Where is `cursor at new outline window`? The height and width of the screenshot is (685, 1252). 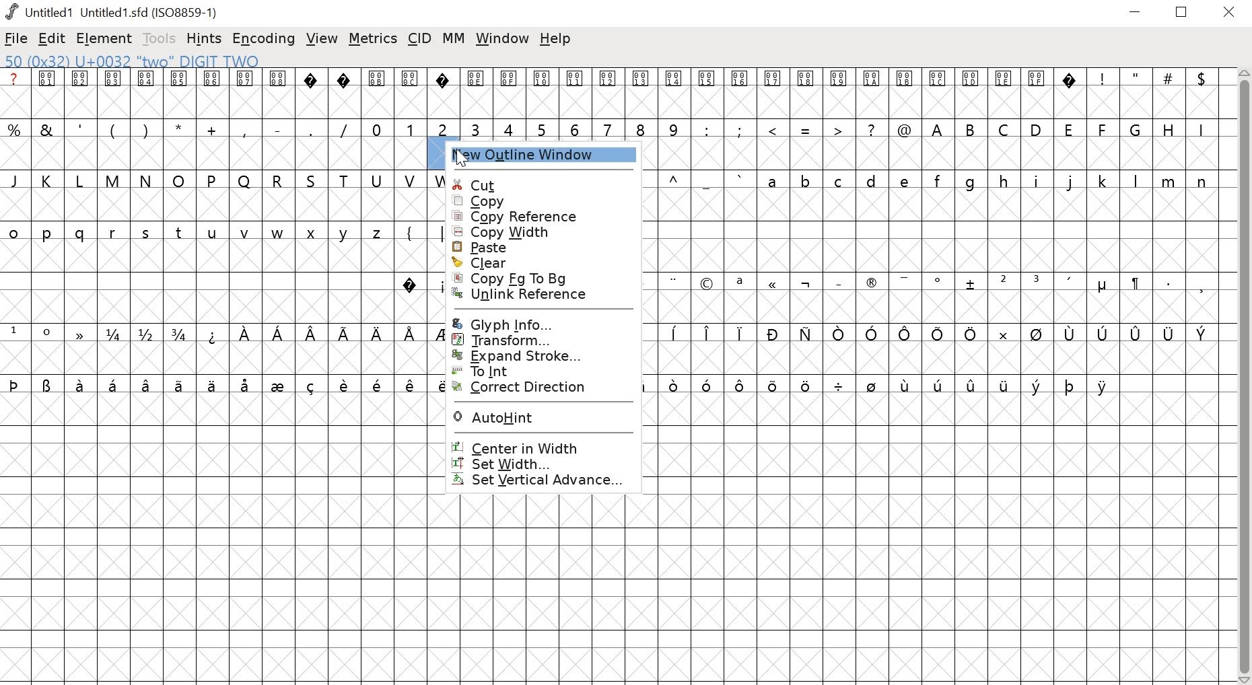 cursor at new outline window is located at coordinates (460, 159).